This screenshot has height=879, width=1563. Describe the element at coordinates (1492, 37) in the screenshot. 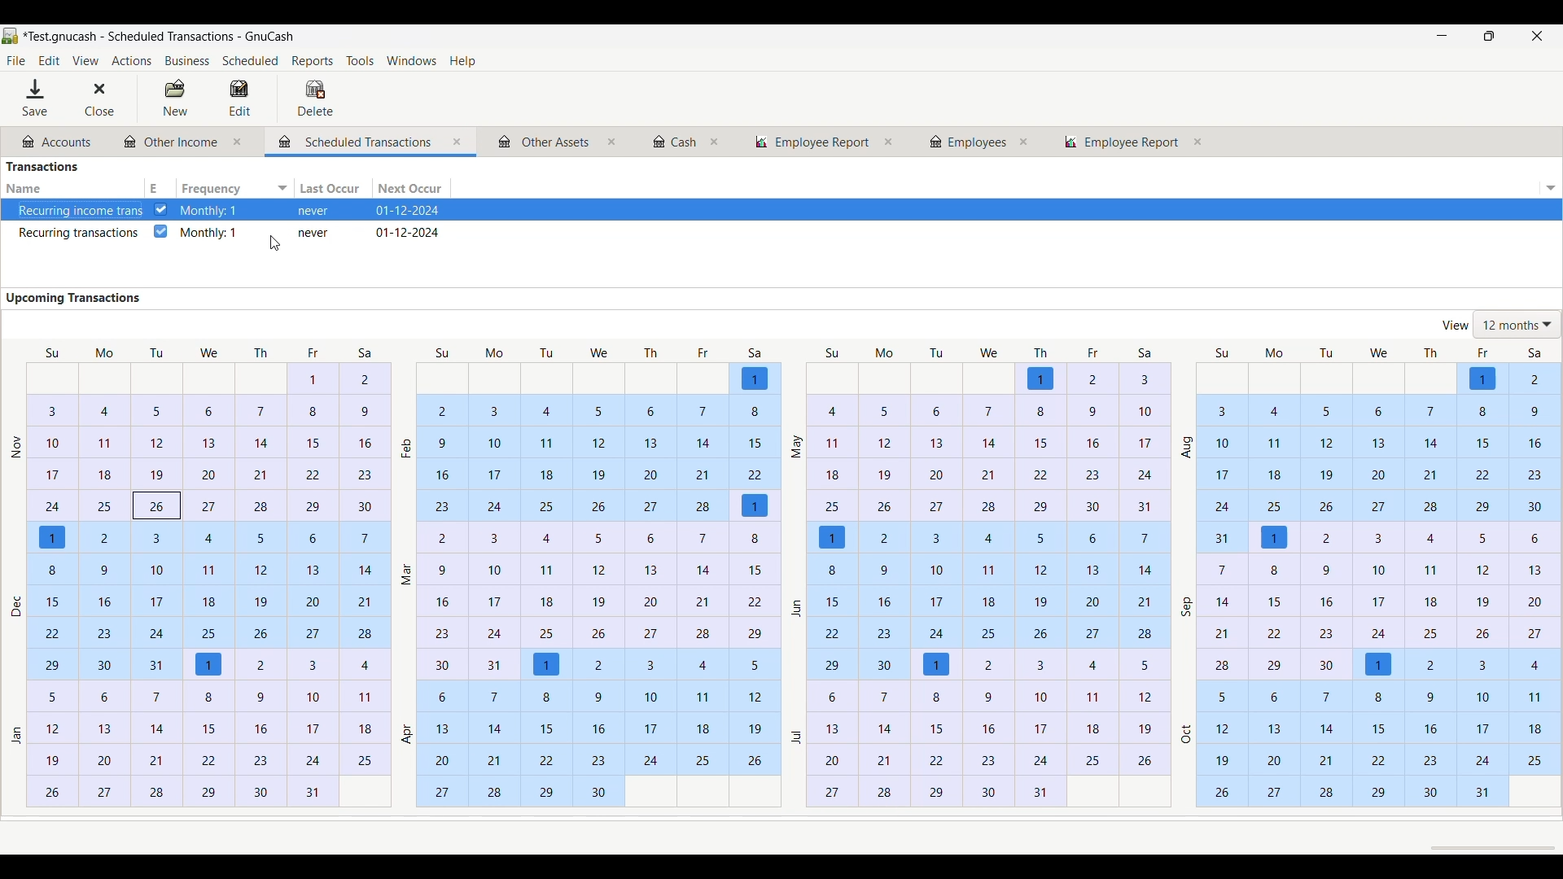

I see `Show interface in a smaller tab` at that location.